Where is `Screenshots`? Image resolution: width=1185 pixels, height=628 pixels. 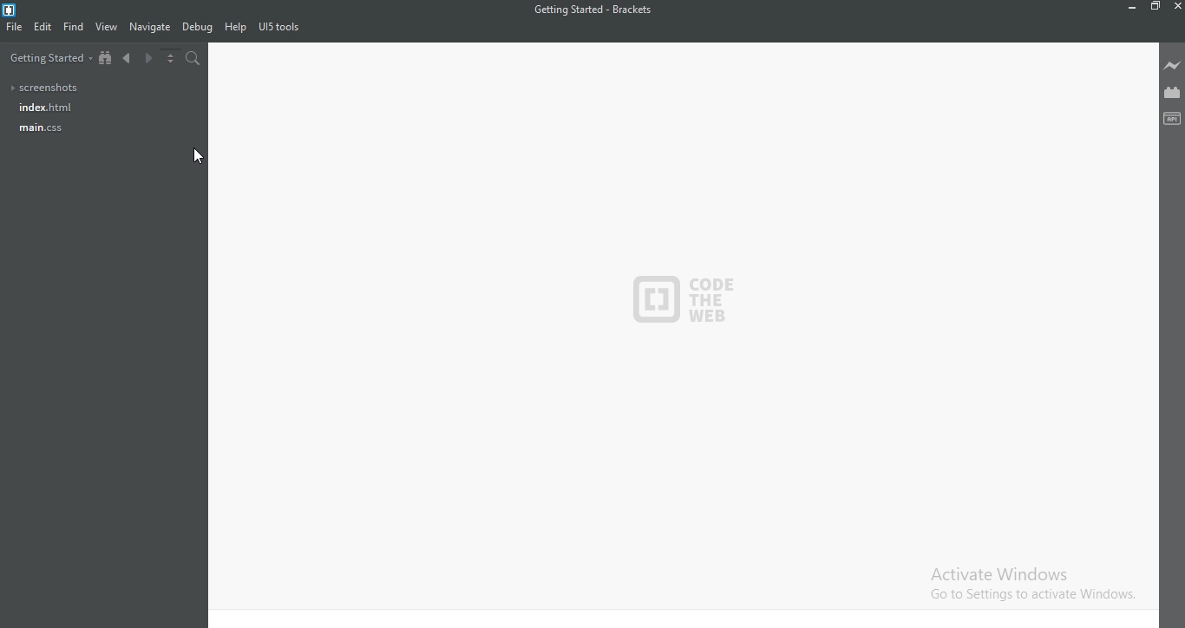
Screenshots is located at coordinates (49, 85).